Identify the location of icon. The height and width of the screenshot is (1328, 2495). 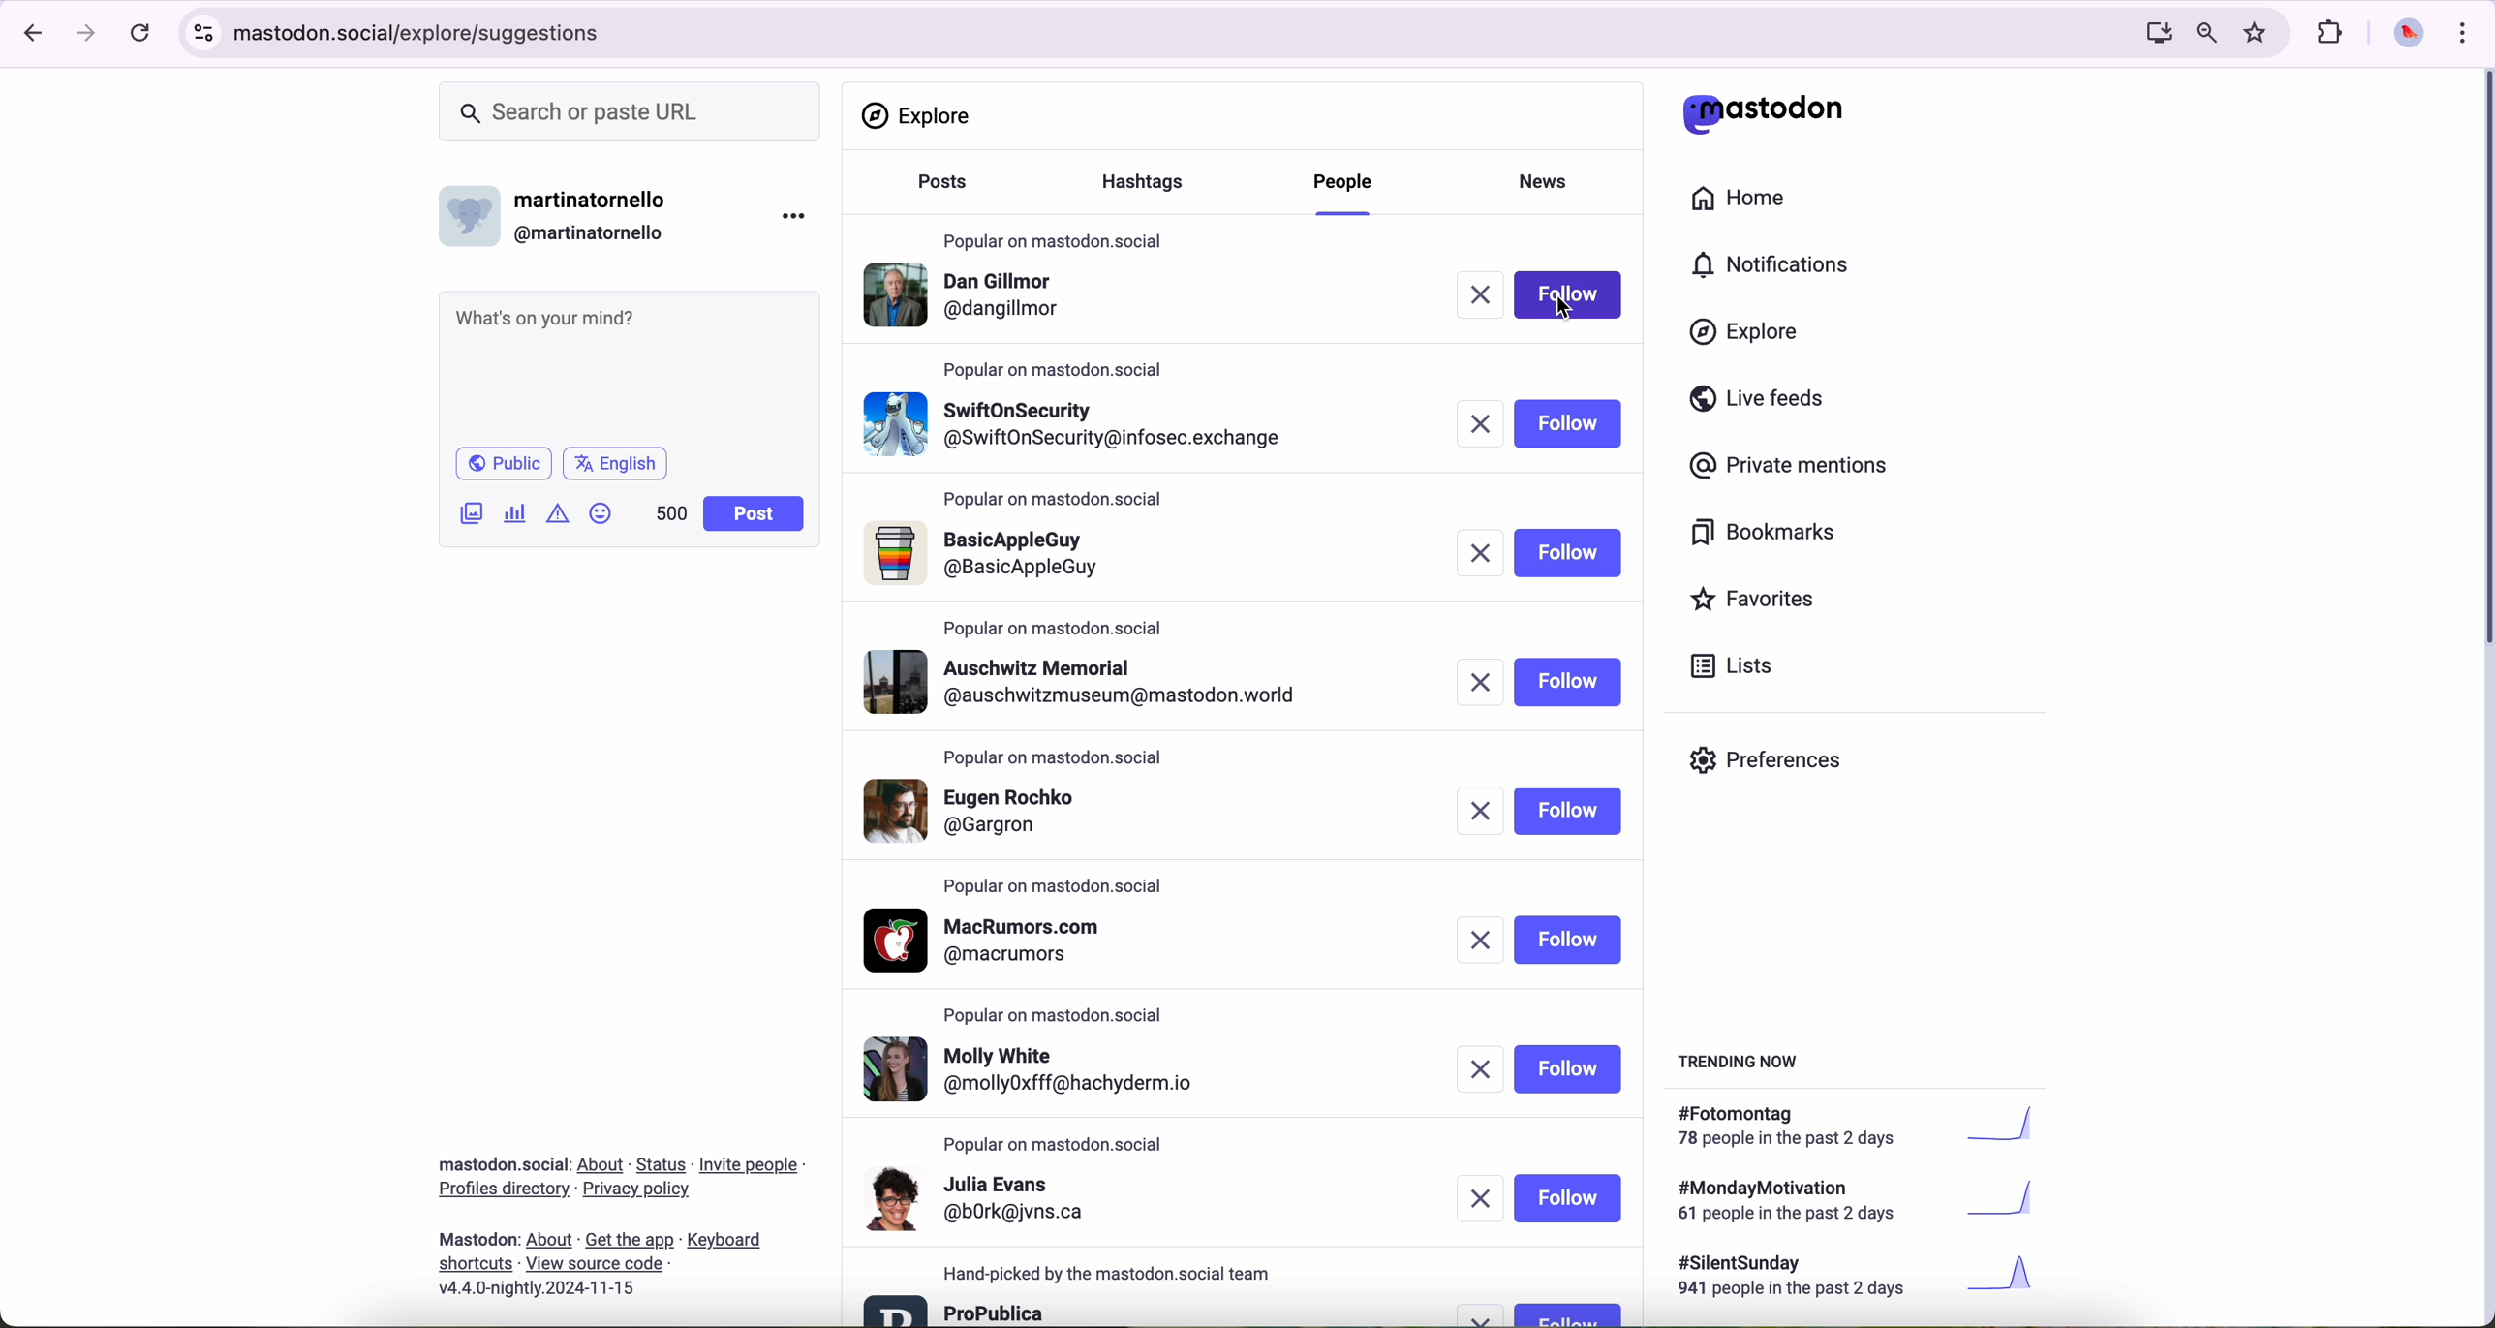
(560, 512).